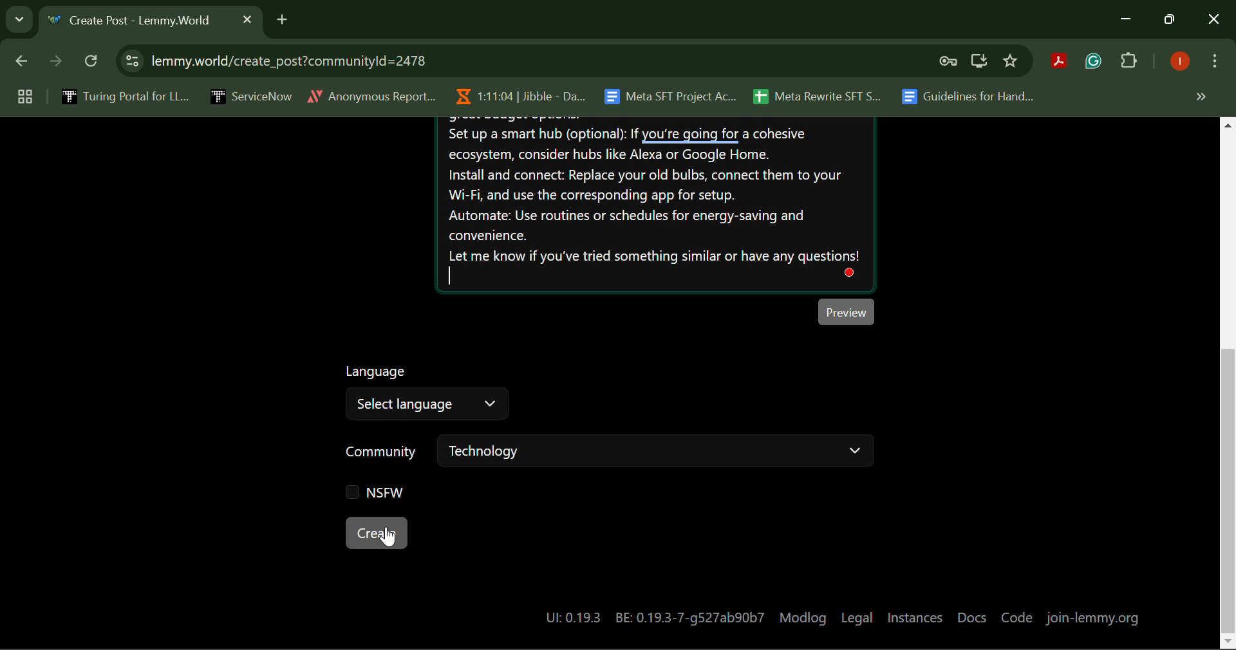 The width and height of the screenshot is (1236, 650). Describe the element at coordinates (1172, 20) in the screenshot. I see `Minimize` at that location.